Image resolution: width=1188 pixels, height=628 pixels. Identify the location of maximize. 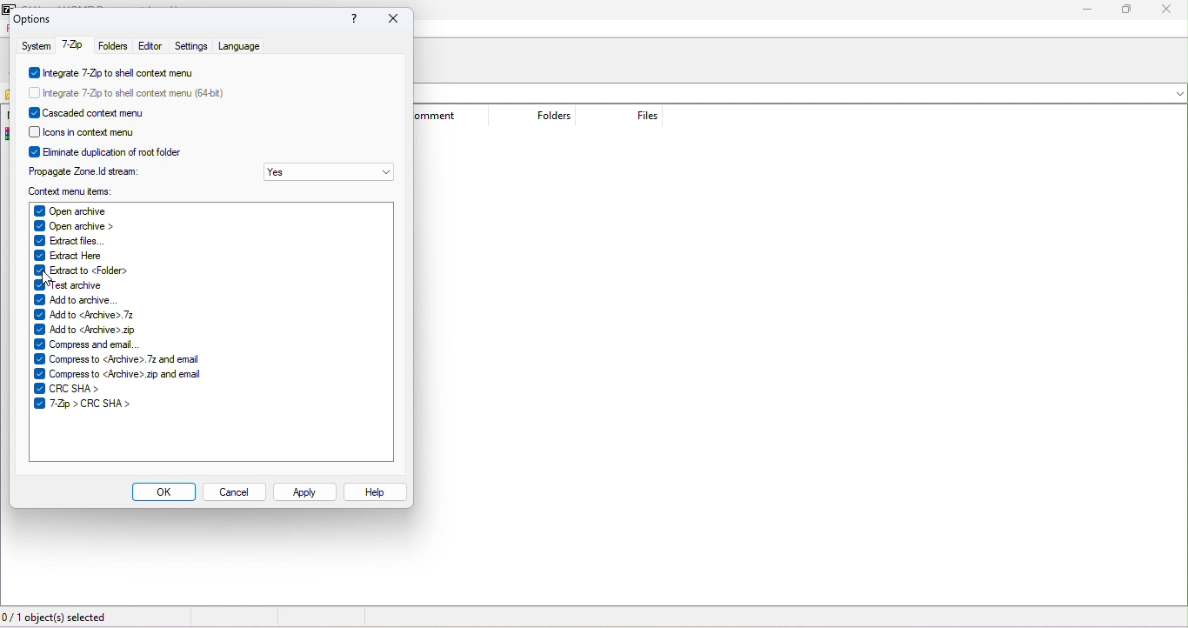
(1130, 10).